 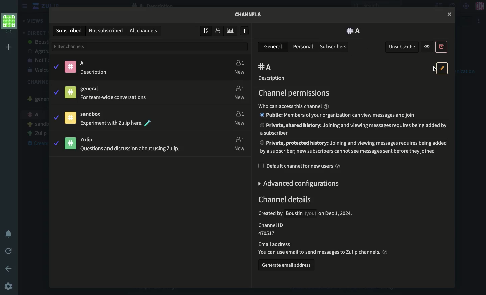 What do you see at coordinates (218, 30) in the screenshot?
I see `Sort by users` at bounding box center [218, 30].